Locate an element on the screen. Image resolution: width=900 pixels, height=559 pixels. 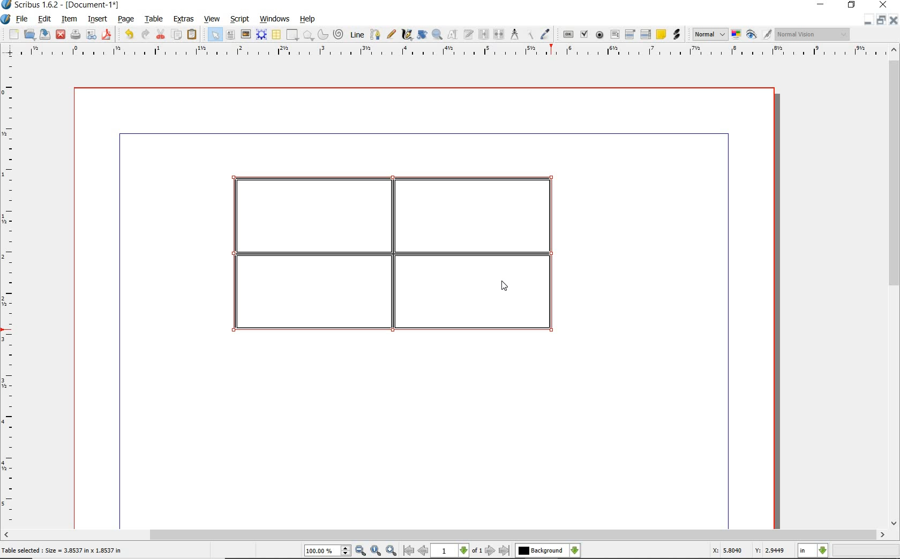
file is located at coordinates (22, 20).